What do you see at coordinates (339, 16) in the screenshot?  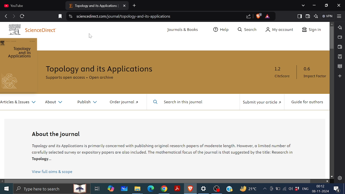 I see `Customize and control brave` at bounding box center [339, 16].